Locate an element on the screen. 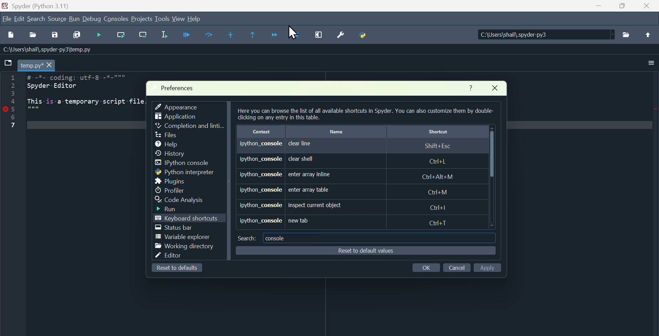 This screenshot has width=659, height=336. Debug is located at coordinates (93, 20).